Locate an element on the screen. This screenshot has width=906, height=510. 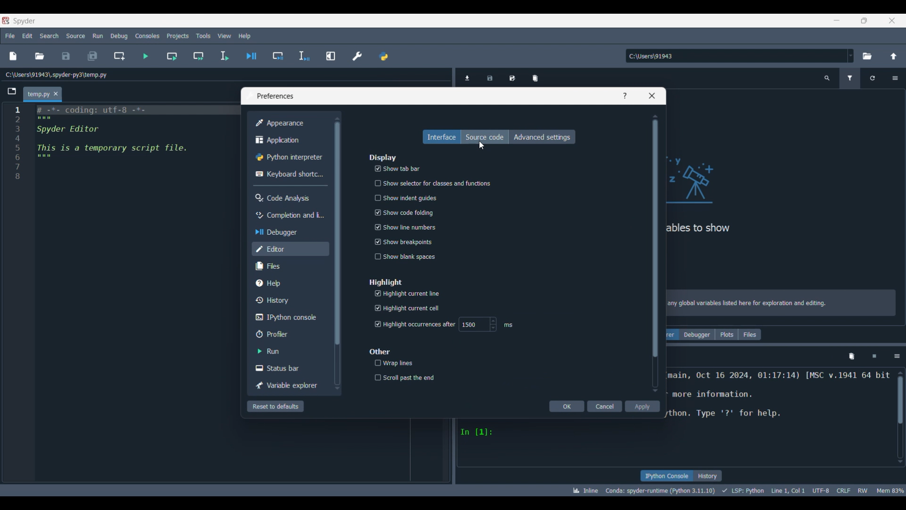
‘Show code folding is located at coordinates (405, 213).